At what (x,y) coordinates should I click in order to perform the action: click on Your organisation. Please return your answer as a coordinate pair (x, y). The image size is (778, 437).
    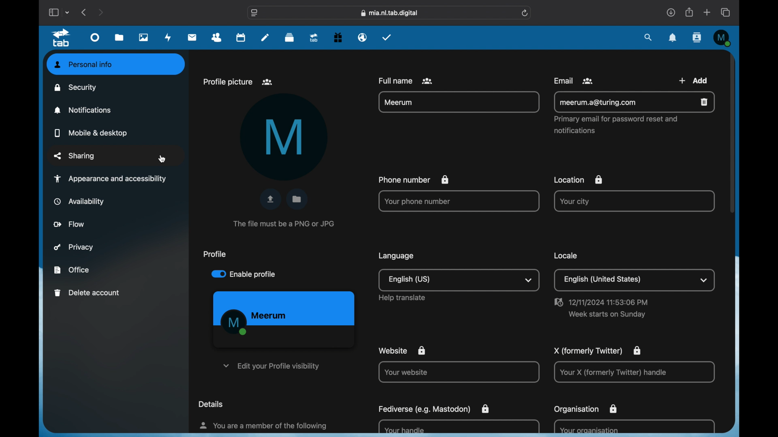
    Looking at the image, I should click on (635, 426).